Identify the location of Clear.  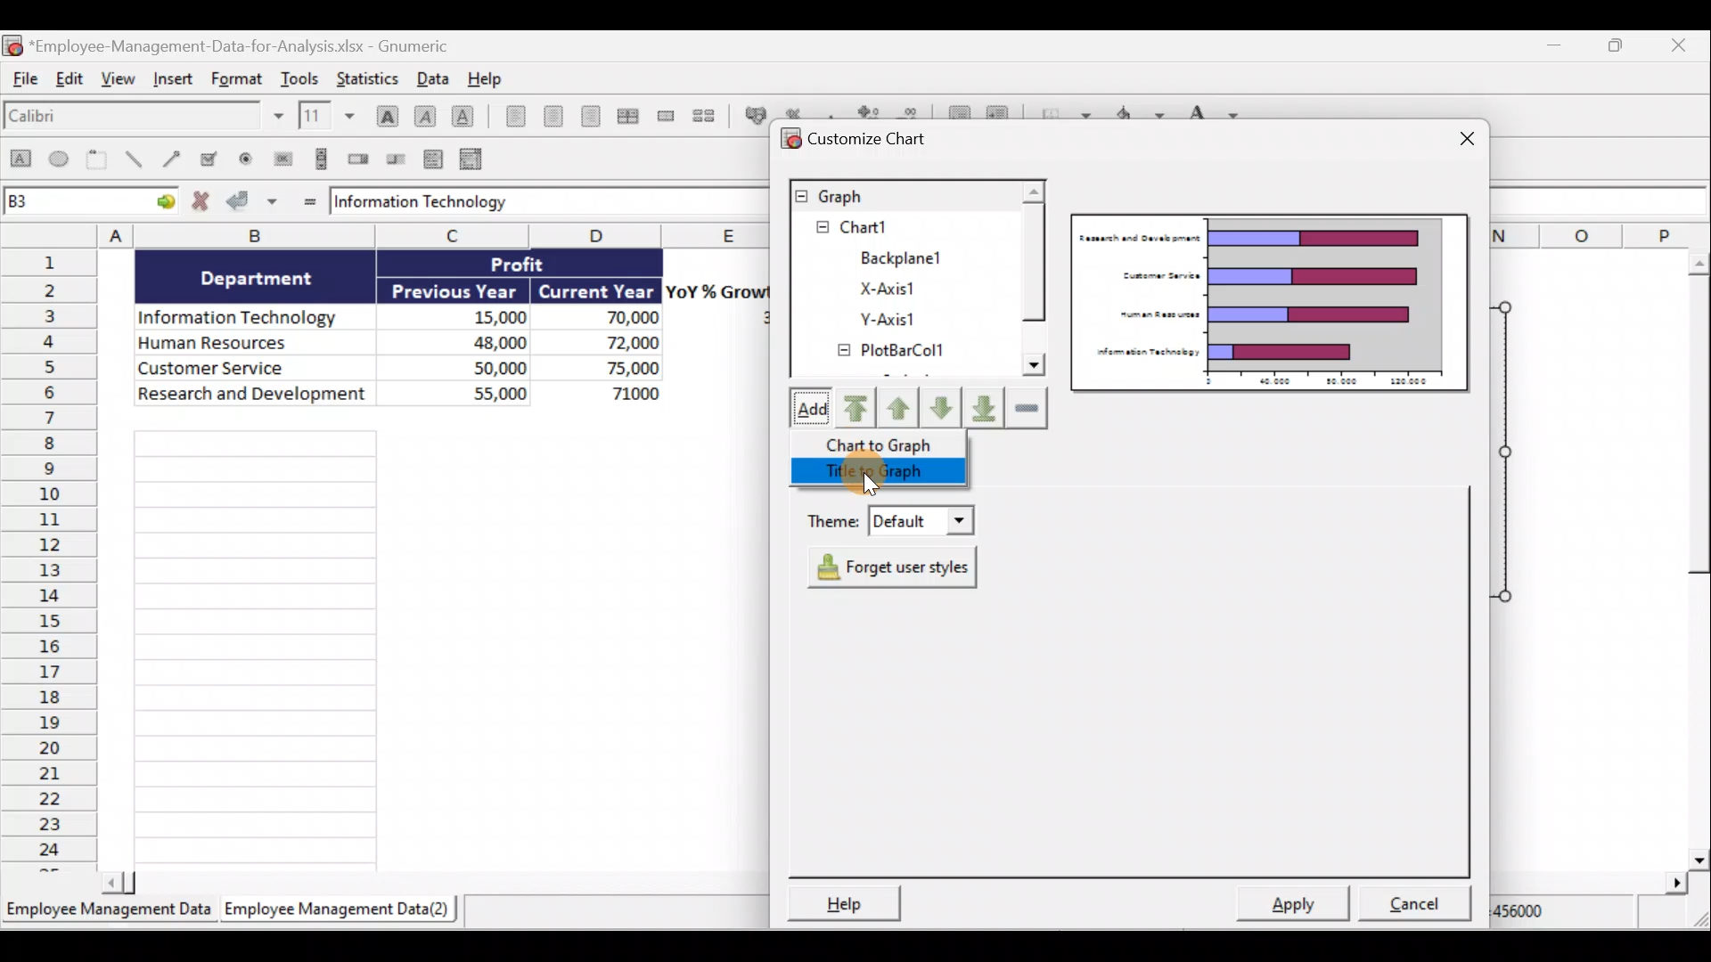
(1030, 410).